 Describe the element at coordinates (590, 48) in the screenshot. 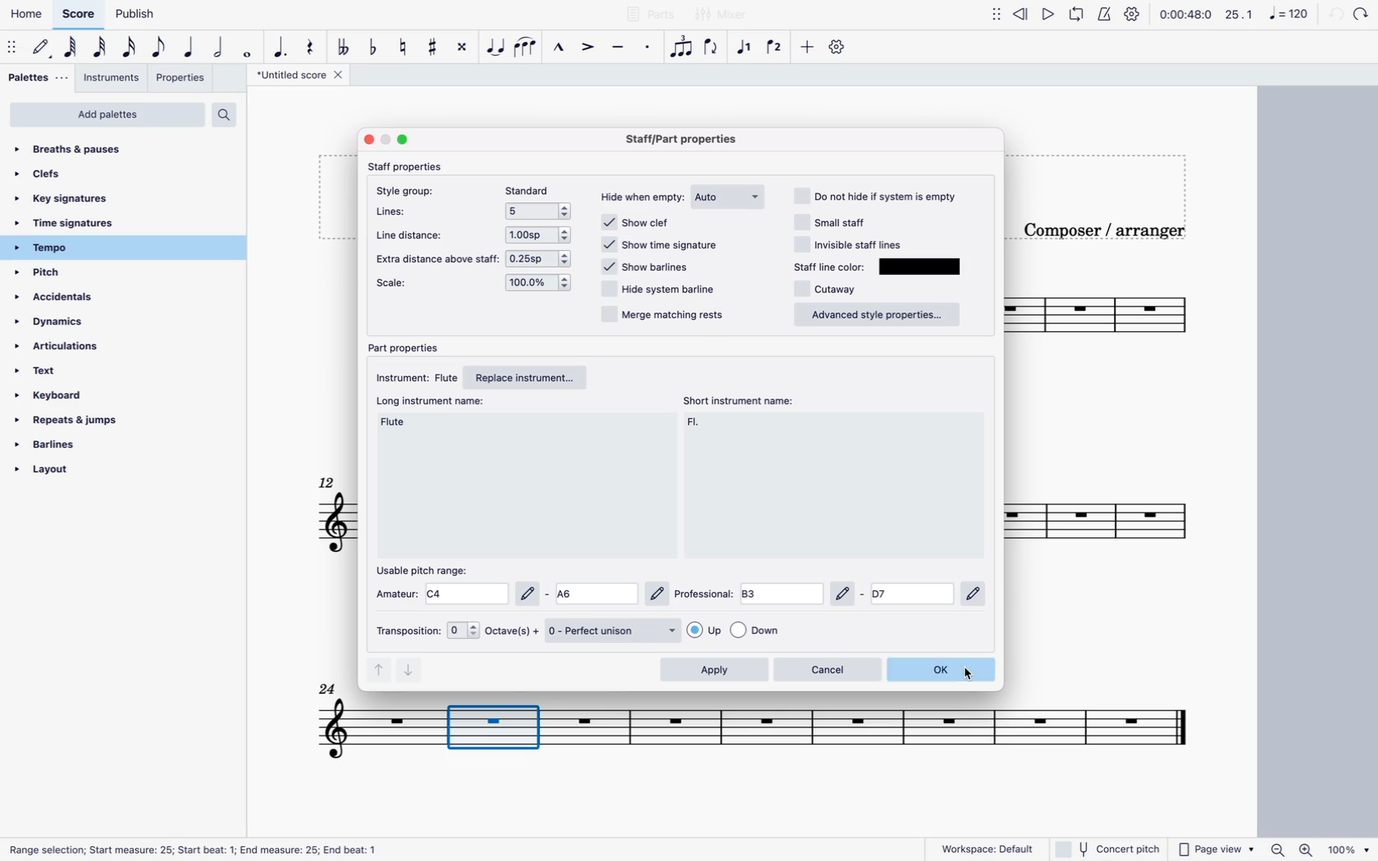

I see `accent` at that location.